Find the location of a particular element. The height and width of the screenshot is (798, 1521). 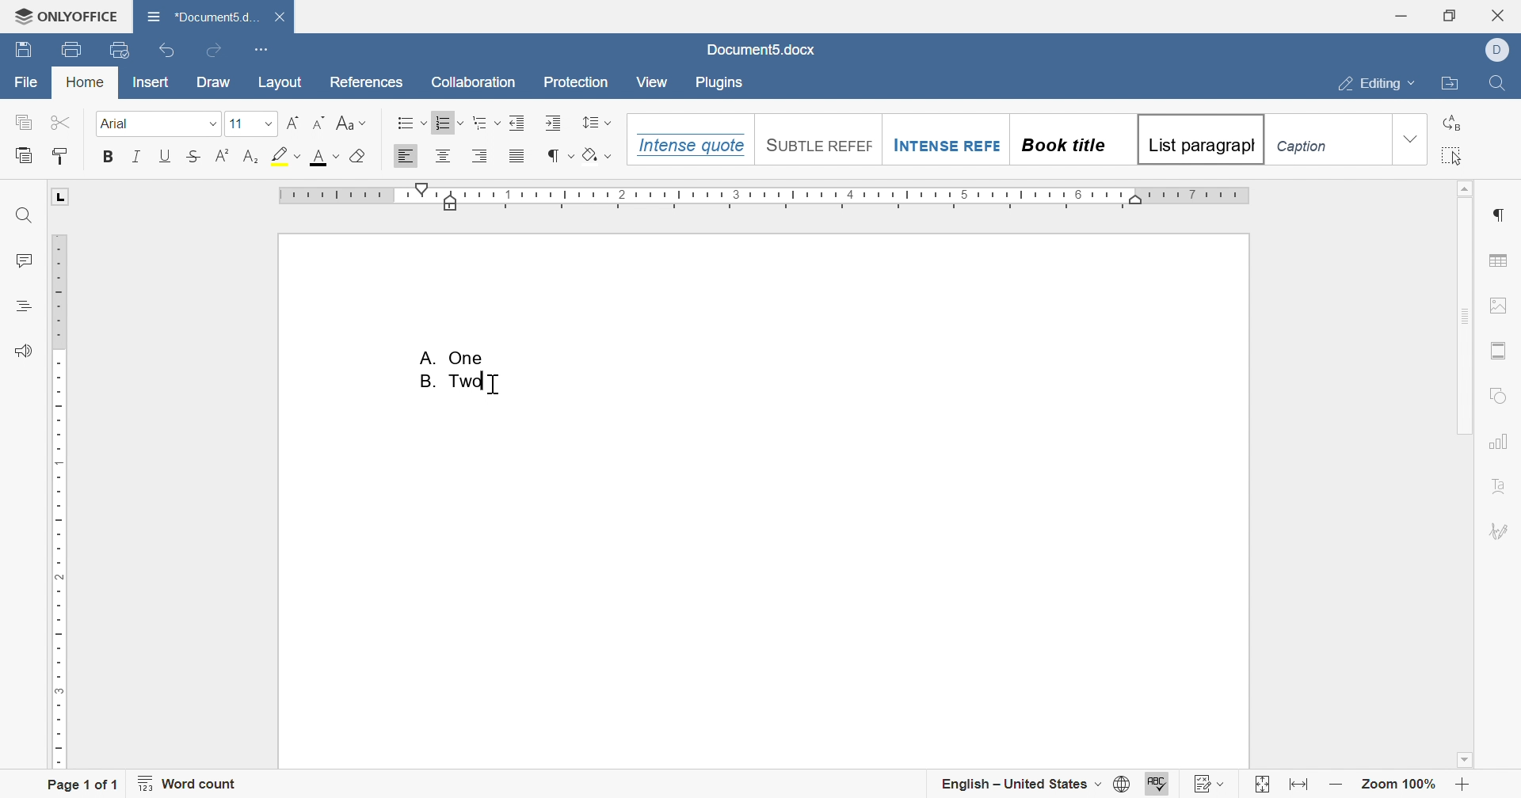

drop down is located at coordinates (212, 124).